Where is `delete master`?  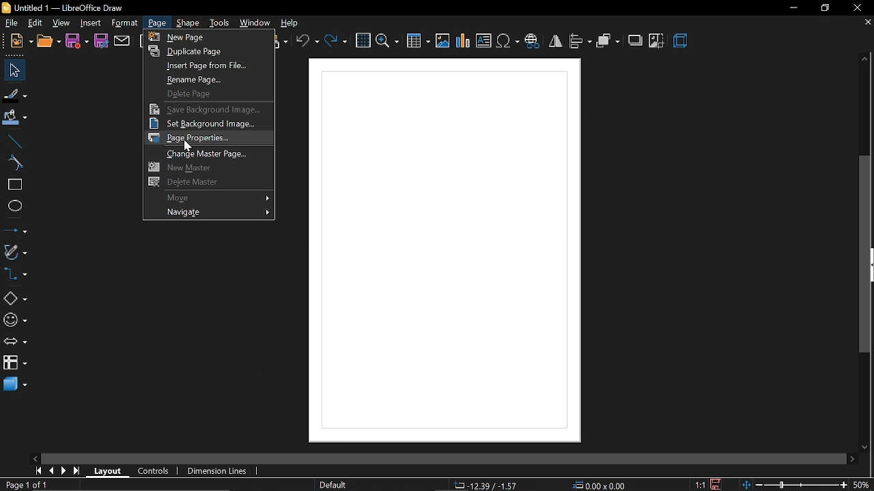 delete master is located at coordinates (205, 182).